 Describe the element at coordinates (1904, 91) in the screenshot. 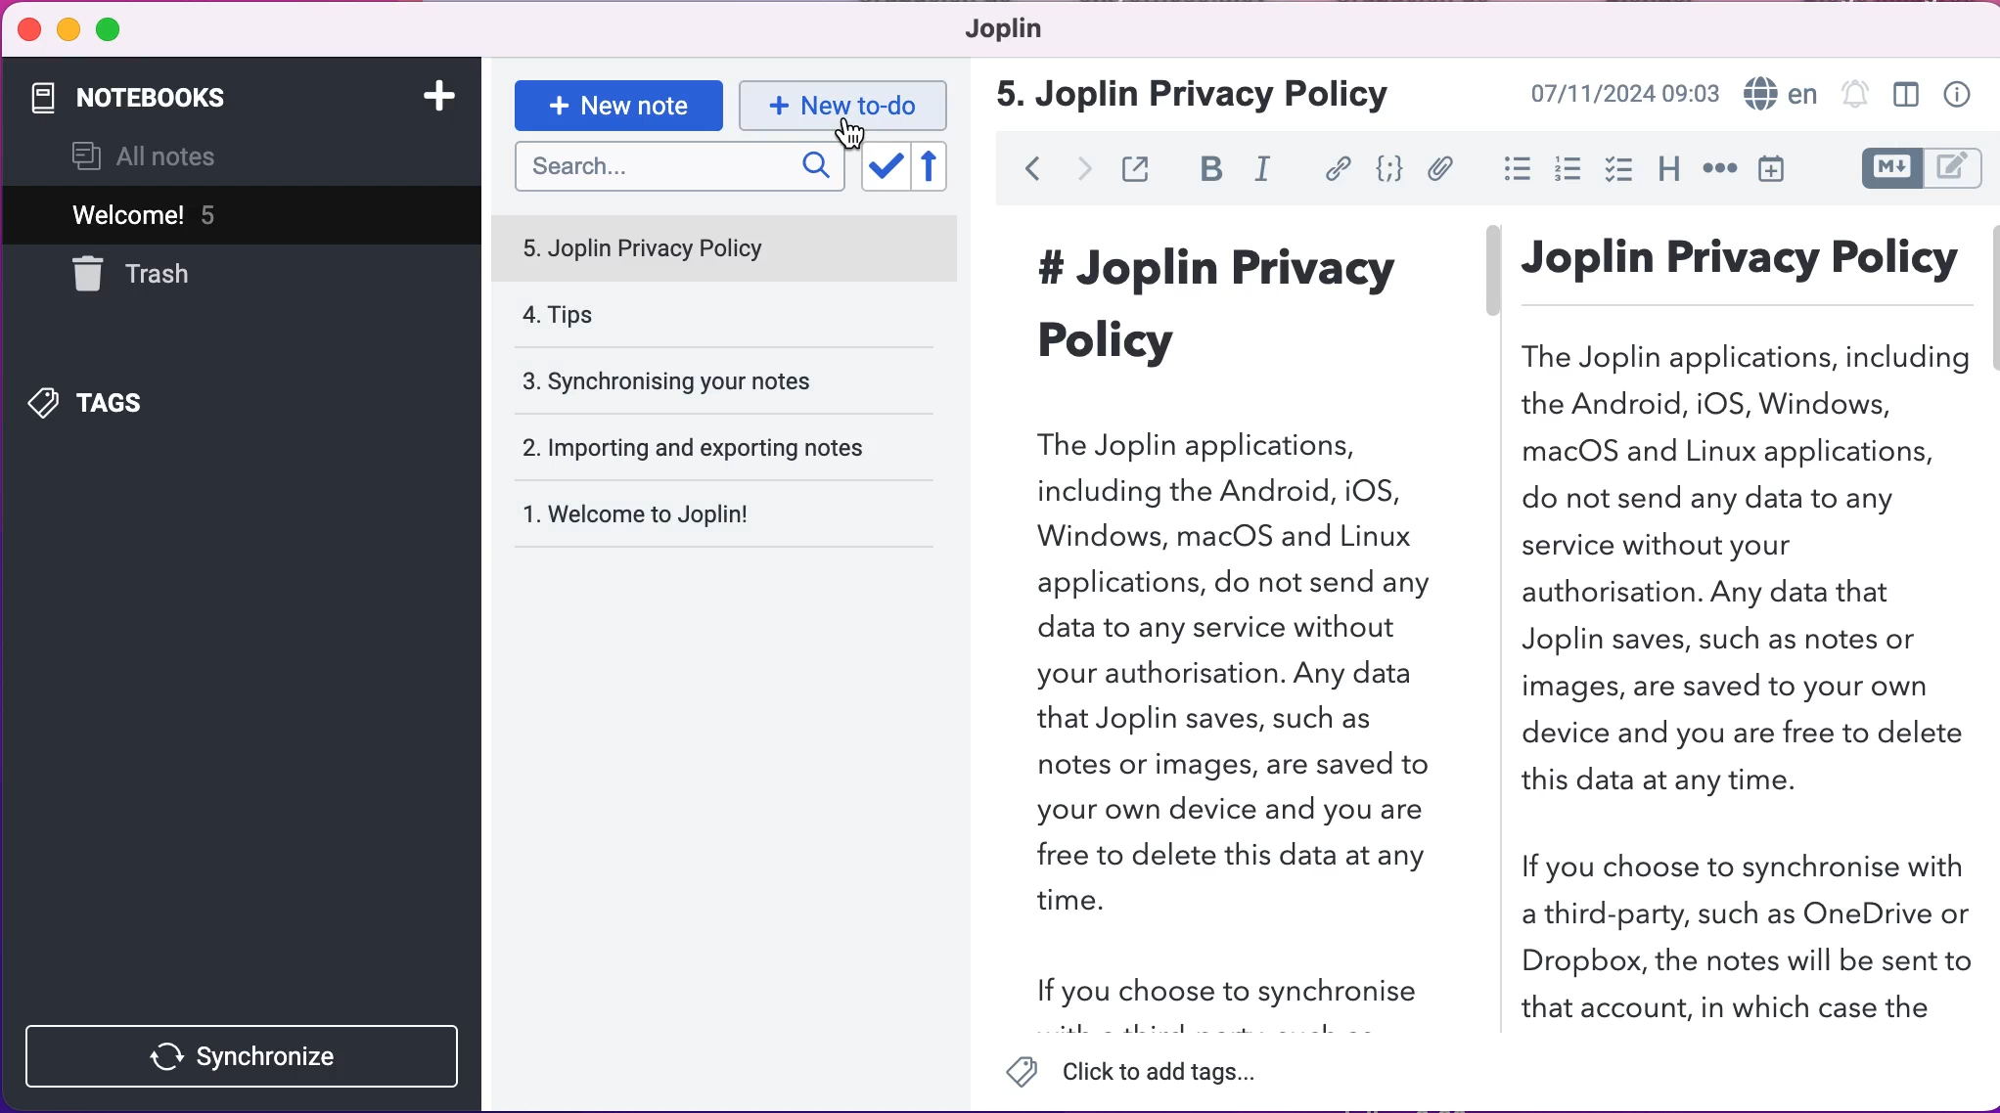

I see `toggle editor layour` at that location.